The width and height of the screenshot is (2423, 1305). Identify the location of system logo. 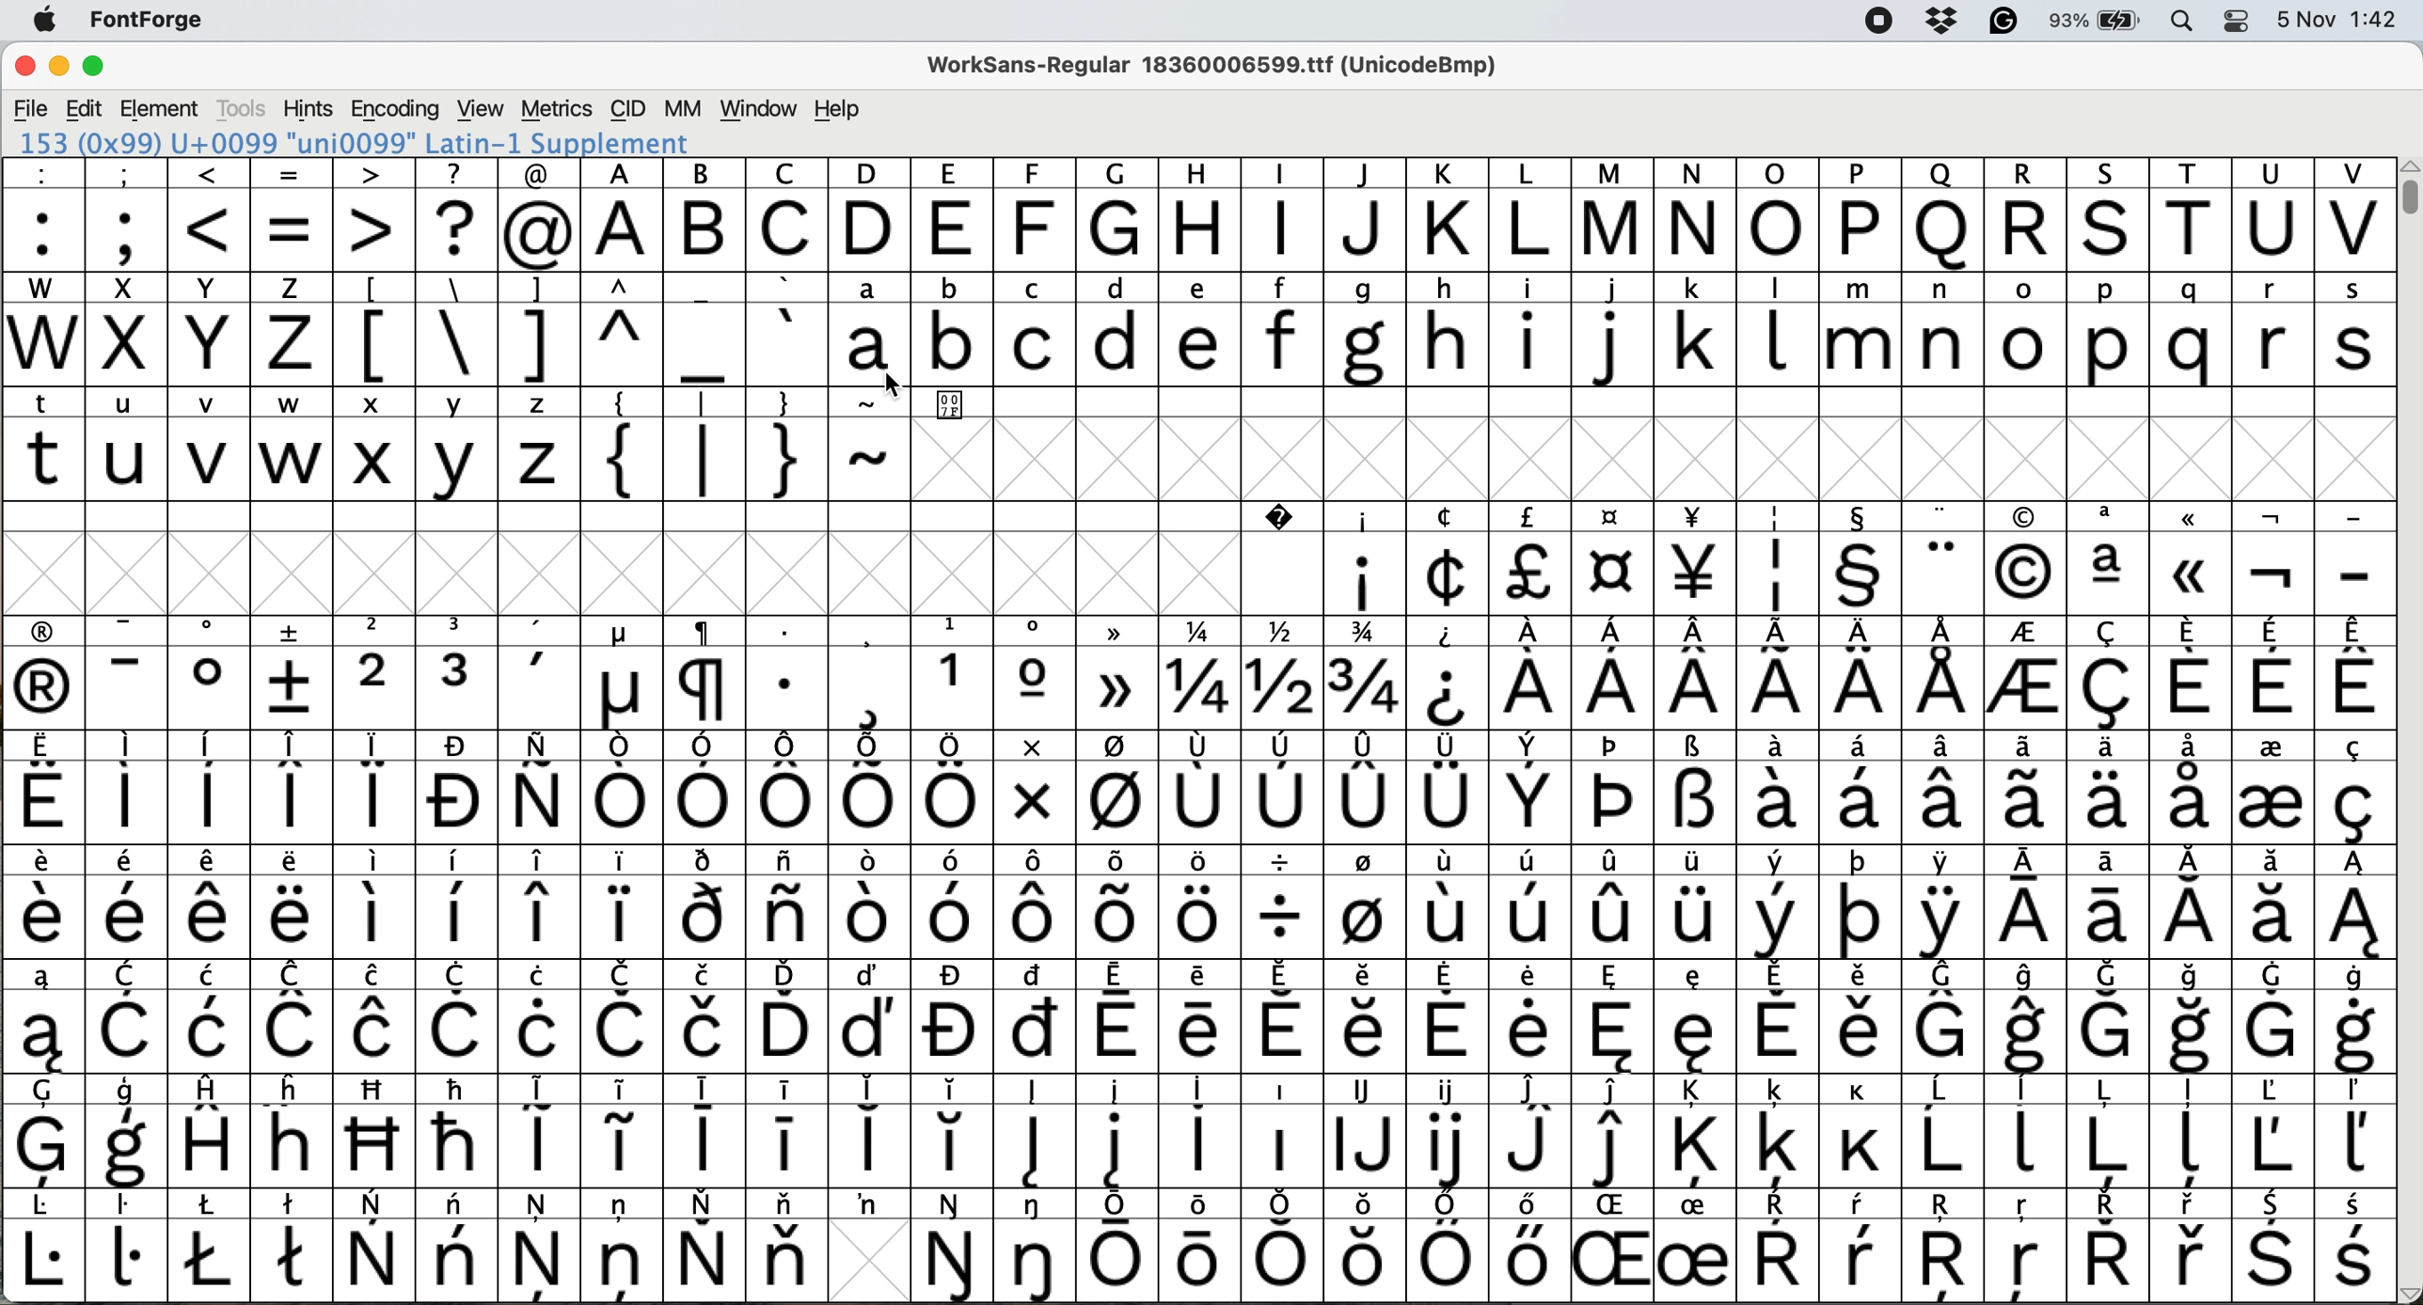
(44, 22).